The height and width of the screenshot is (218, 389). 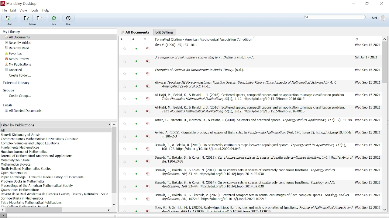 I want to click on status, so click(x=136, y=149).